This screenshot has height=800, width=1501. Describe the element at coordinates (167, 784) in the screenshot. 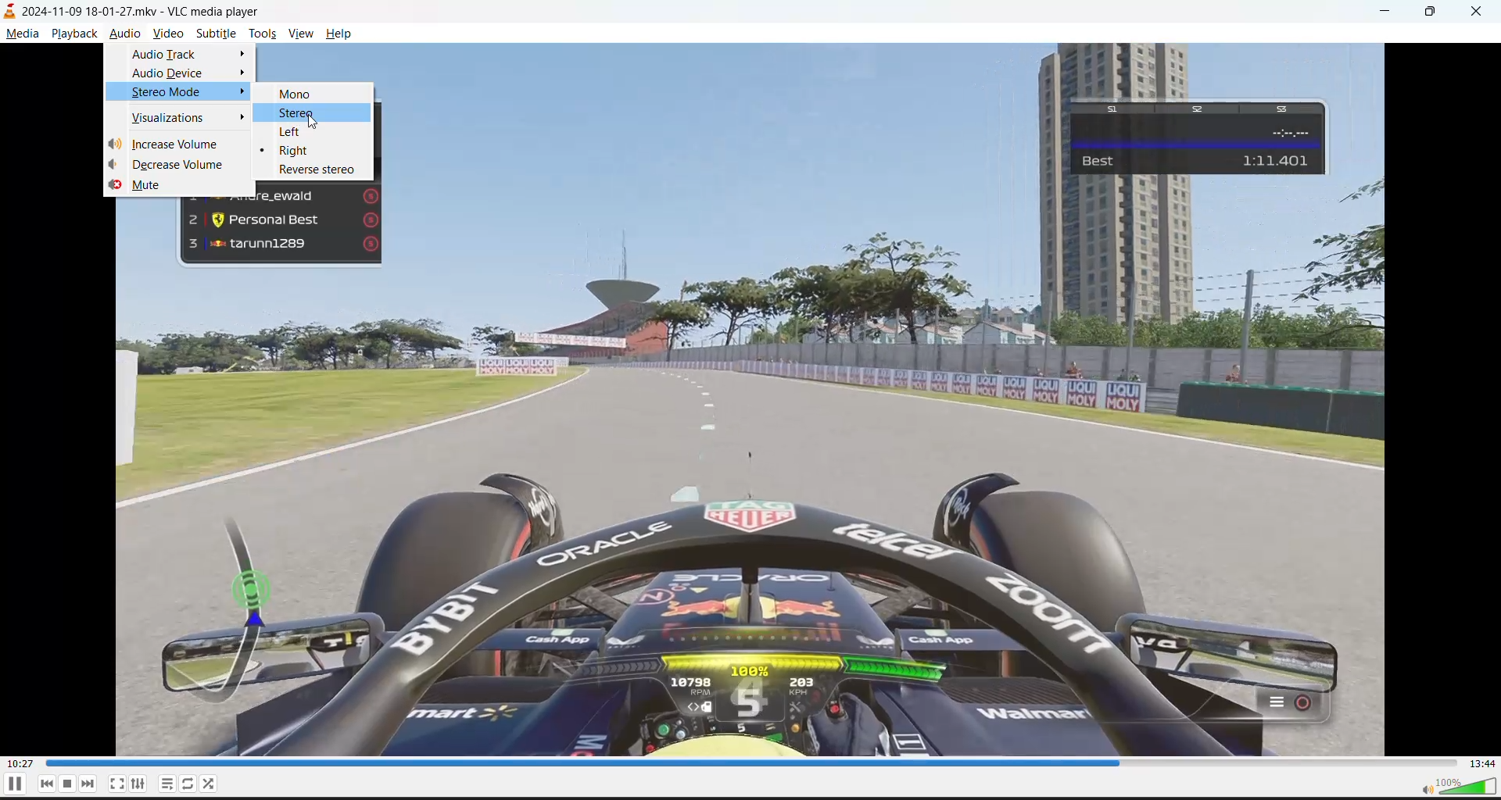

I see `playlists` at that location.